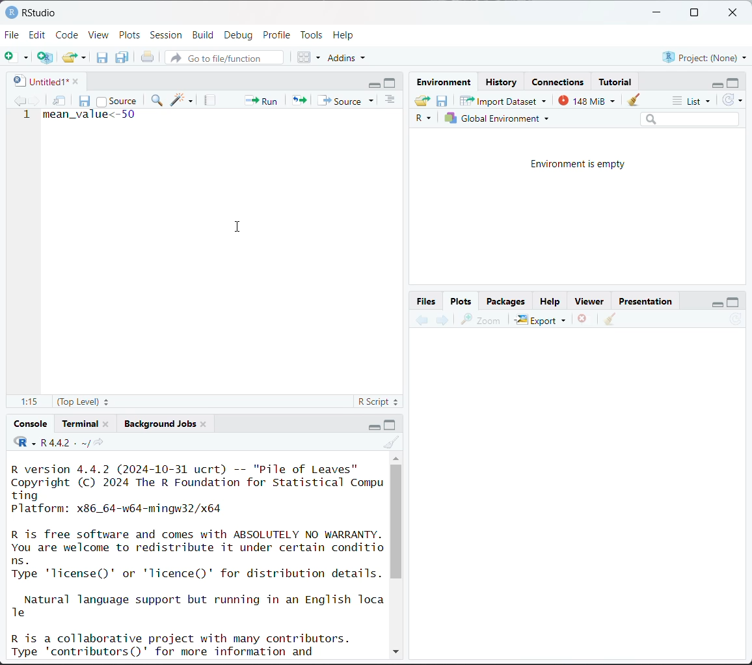 The height and width of the screenshot is (665, 752). What do you see at coordinates (541, 319) in the screenshot?
I see `Export` at bounding box center [541, 319].